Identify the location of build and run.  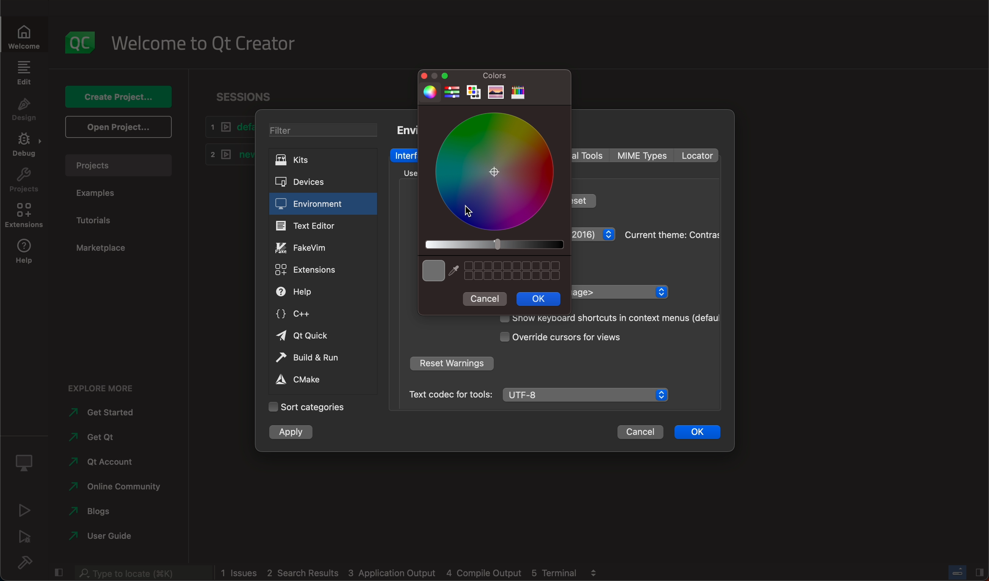
(318, 358).